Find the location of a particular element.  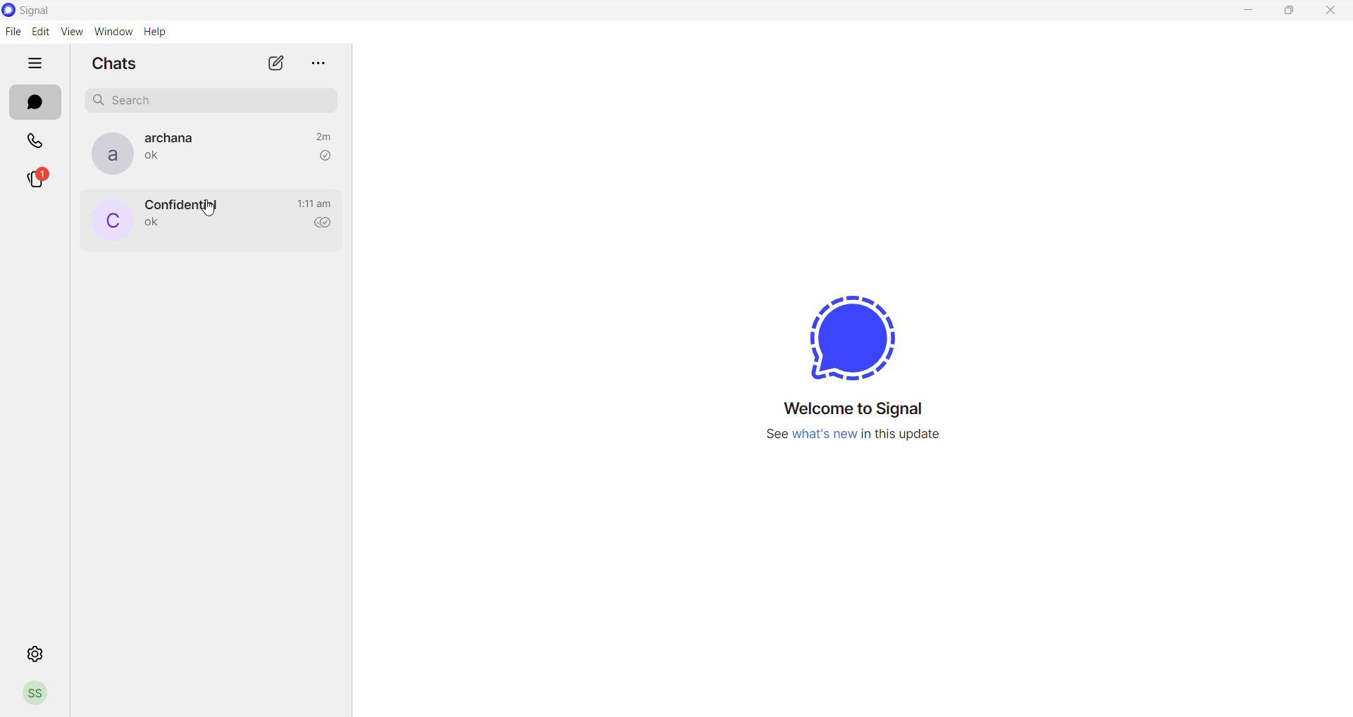

information regarding new message is located at coordinates (861, 440).